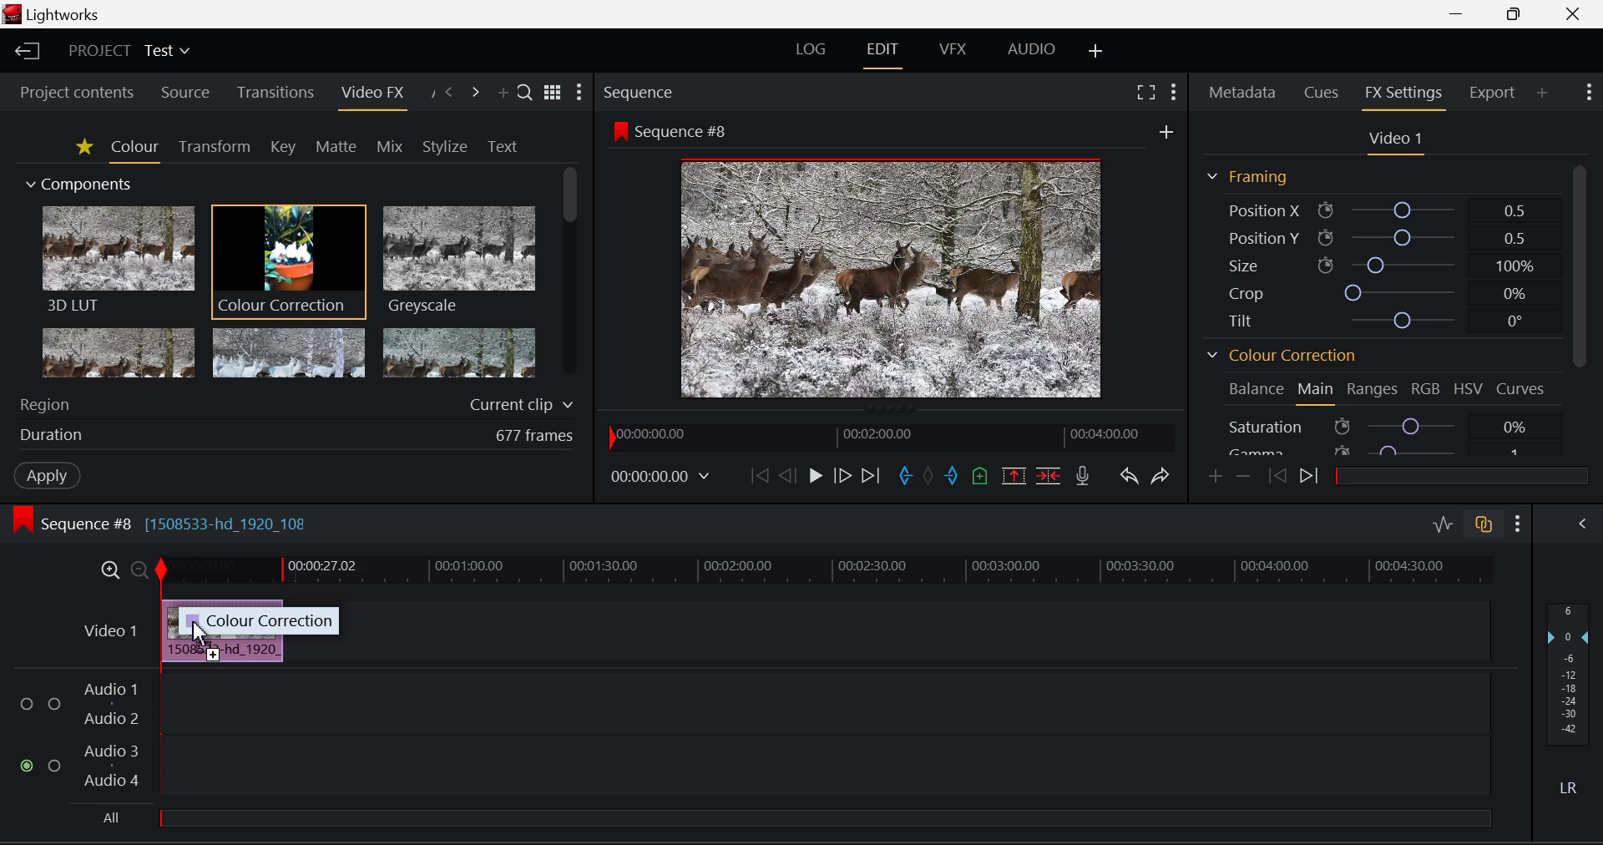 This screenshot has width=1603, height=845. Describe the element at coordinates (1317, 392) in the screenshot. I see `Main Tab Open` at that location.